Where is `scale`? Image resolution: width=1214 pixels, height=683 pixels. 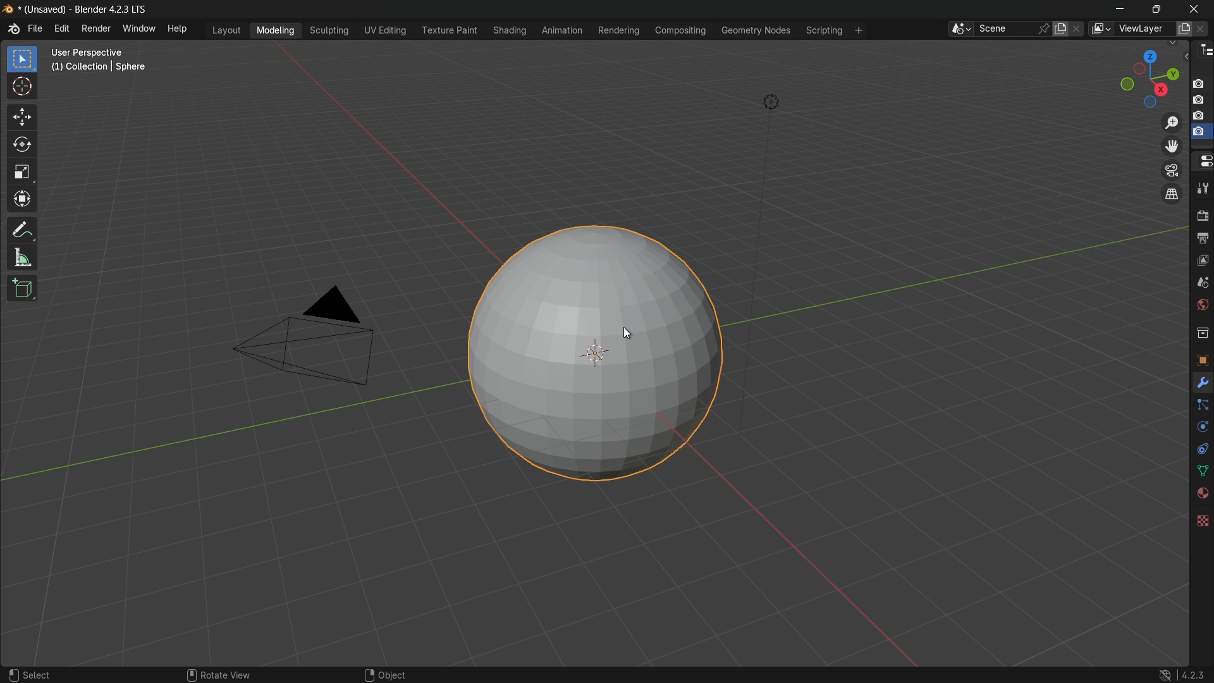
scale is located at coordinates (21, 173).